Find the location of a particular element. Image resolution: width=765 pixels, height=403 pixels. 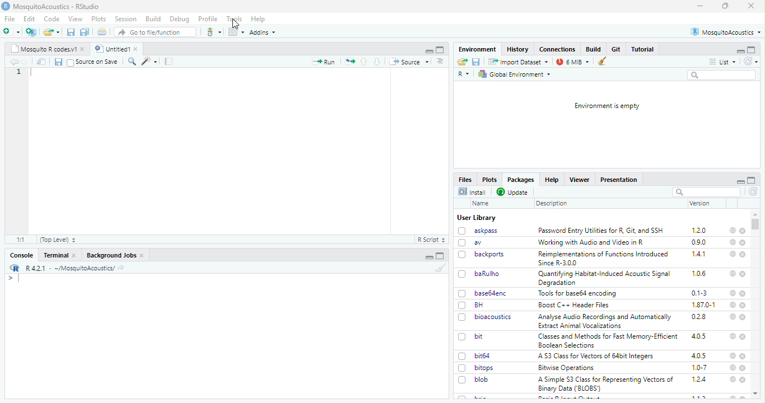

120 is located at coordinates (699, 231).